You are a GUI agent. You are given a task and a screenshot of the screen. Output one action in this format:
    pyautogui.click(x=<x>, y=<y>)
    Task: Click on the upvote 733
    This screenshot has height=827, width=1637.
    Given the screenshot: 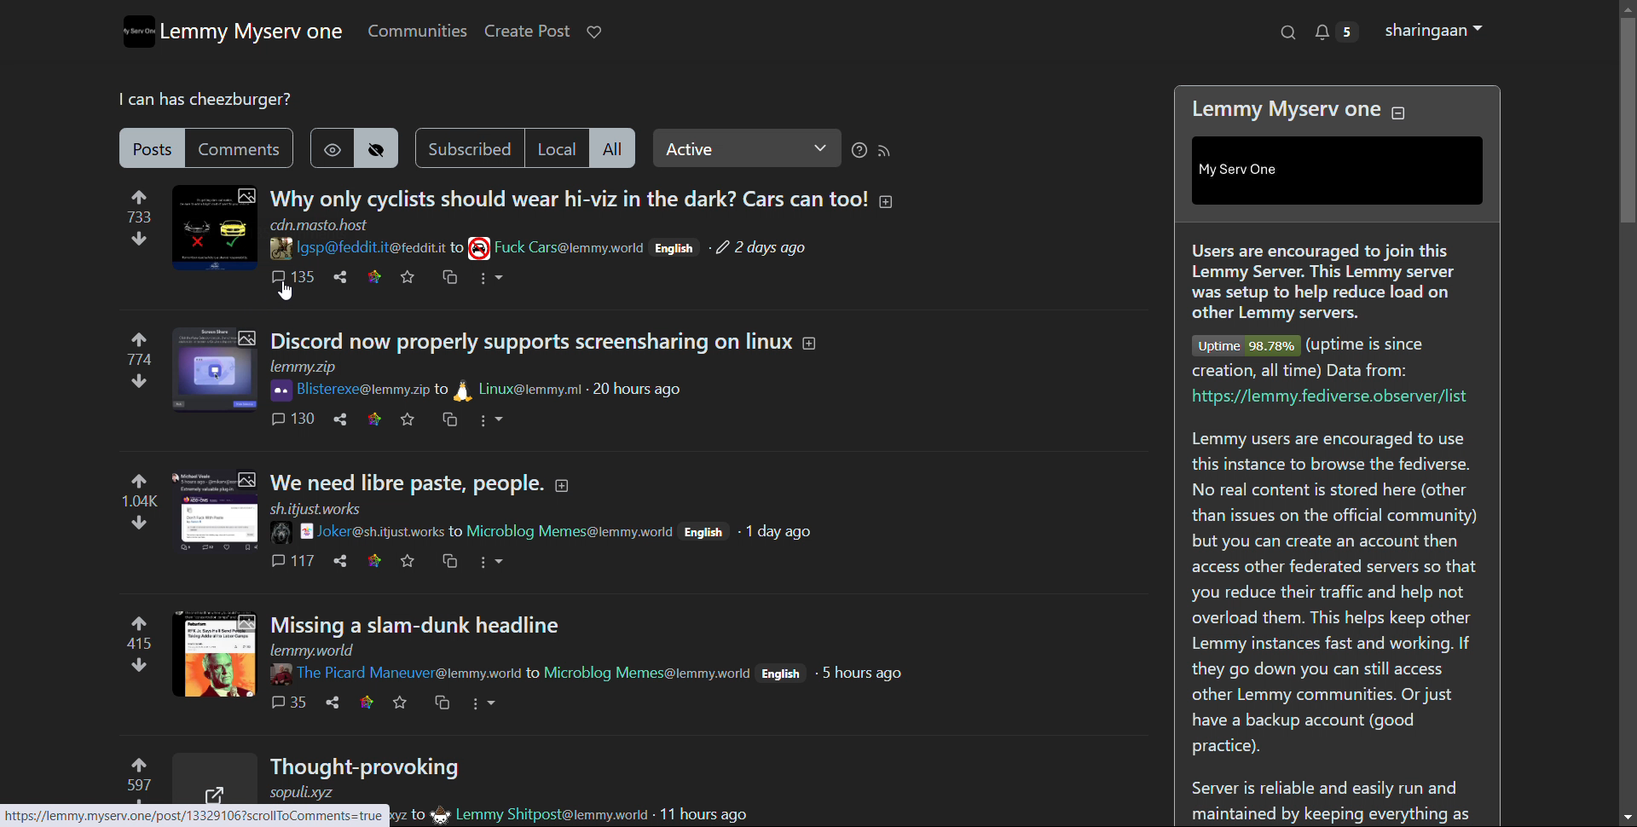 What is the action you would take?
    pyautogui.click(x=140, y=205)
    